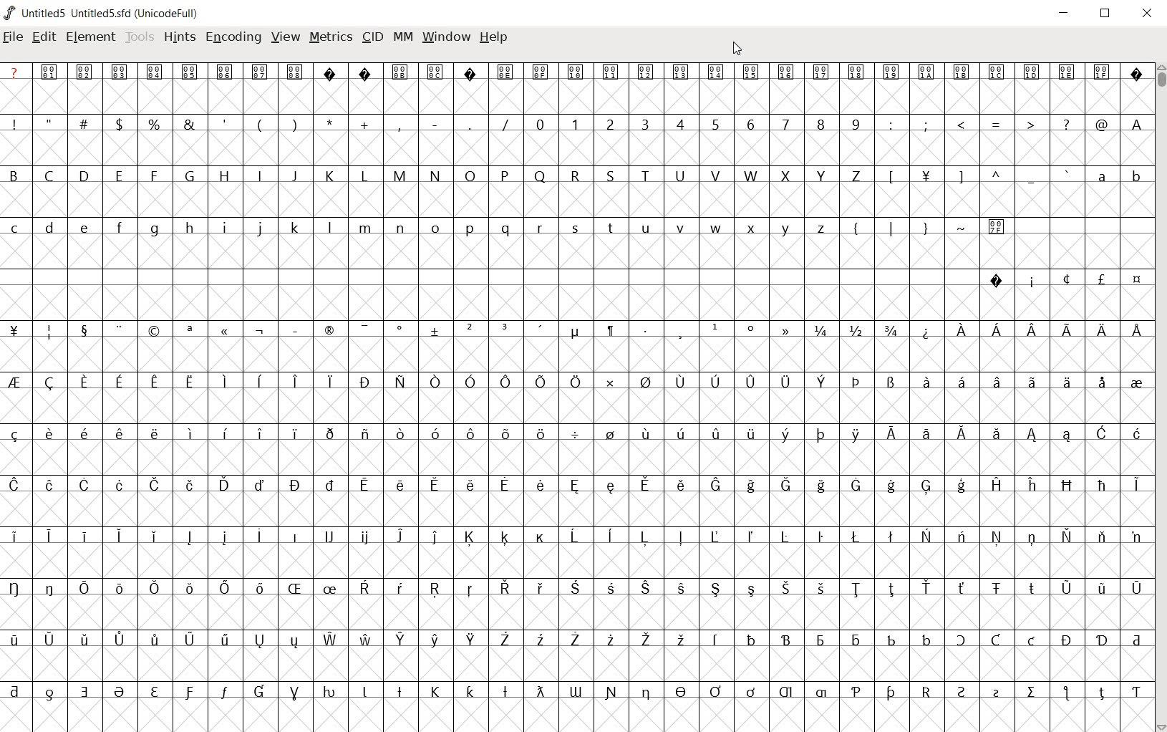  I want to click on Symbol, so click(330, 640).